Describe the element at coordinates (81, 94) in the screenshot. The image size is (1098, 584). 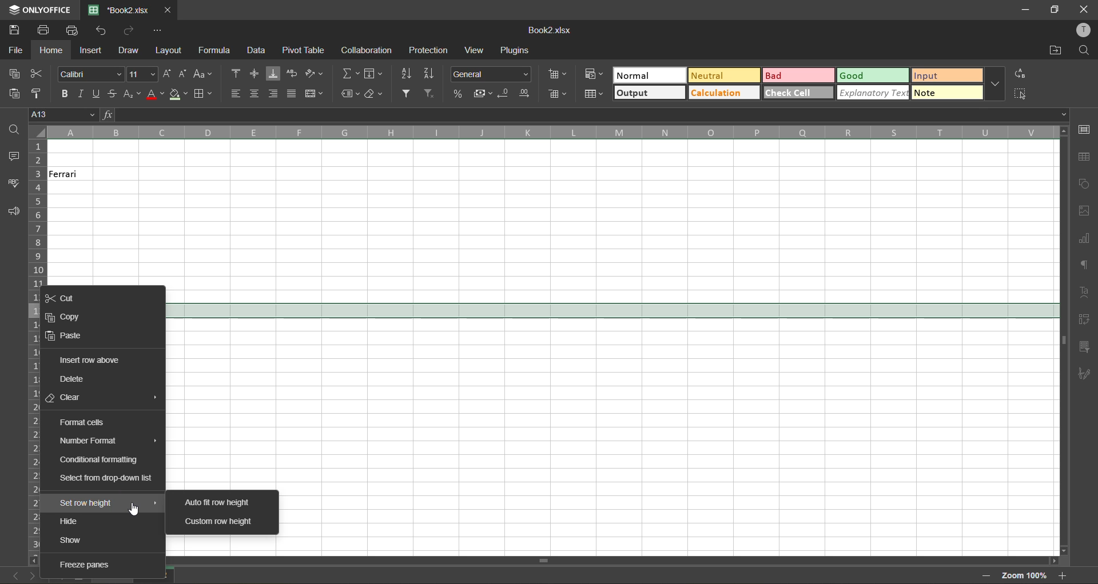
I see `italic` at that location.